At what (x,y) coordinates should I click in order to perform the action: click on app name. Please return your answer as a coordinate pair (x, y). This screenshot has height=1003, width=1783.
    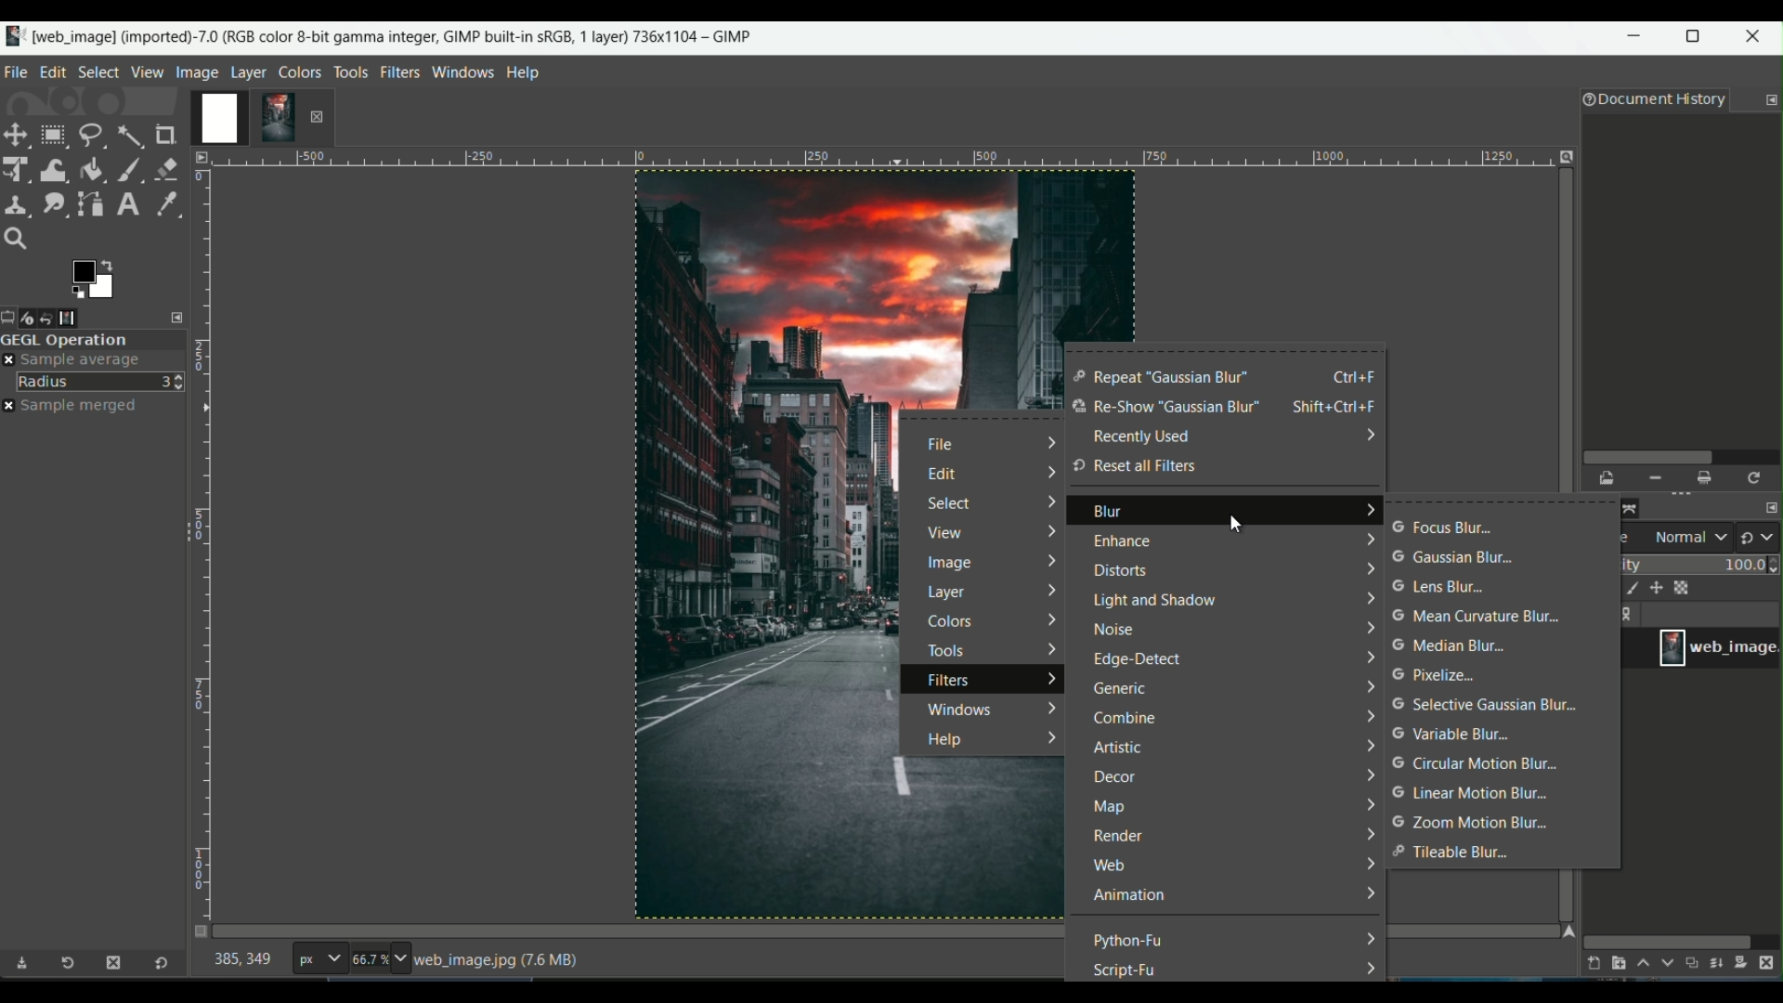
    Looking at the image, I should click on (378, 34).